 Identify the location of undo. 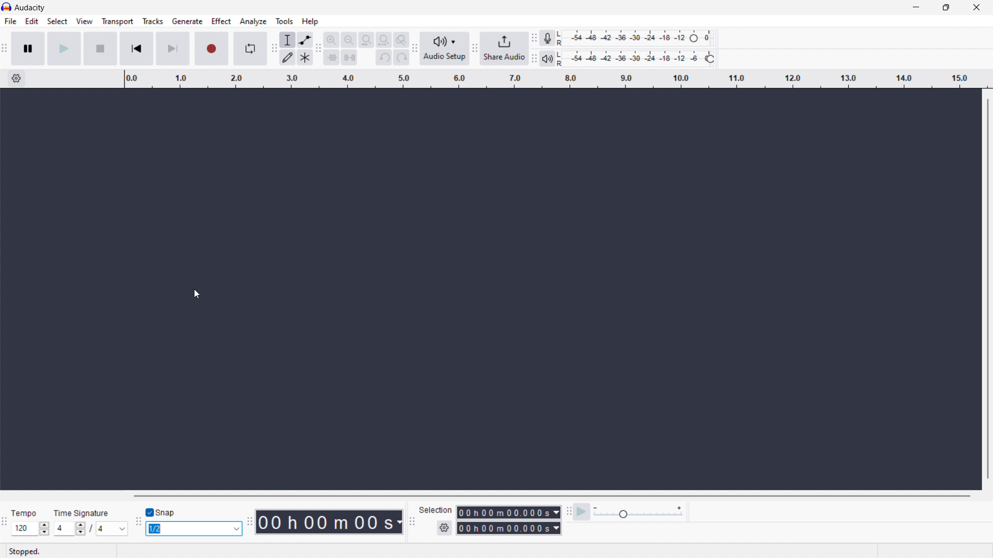
(384, 57).